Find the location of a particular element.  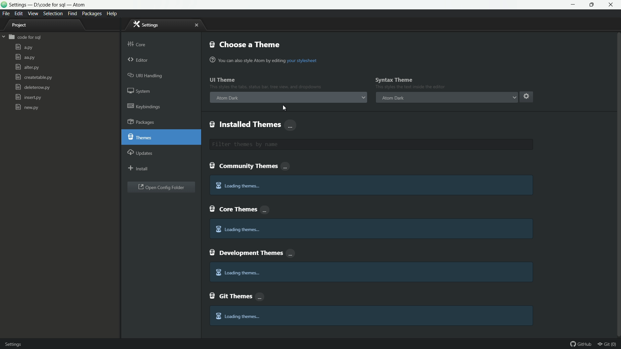

installed themes is located at coordinates (253, 125).